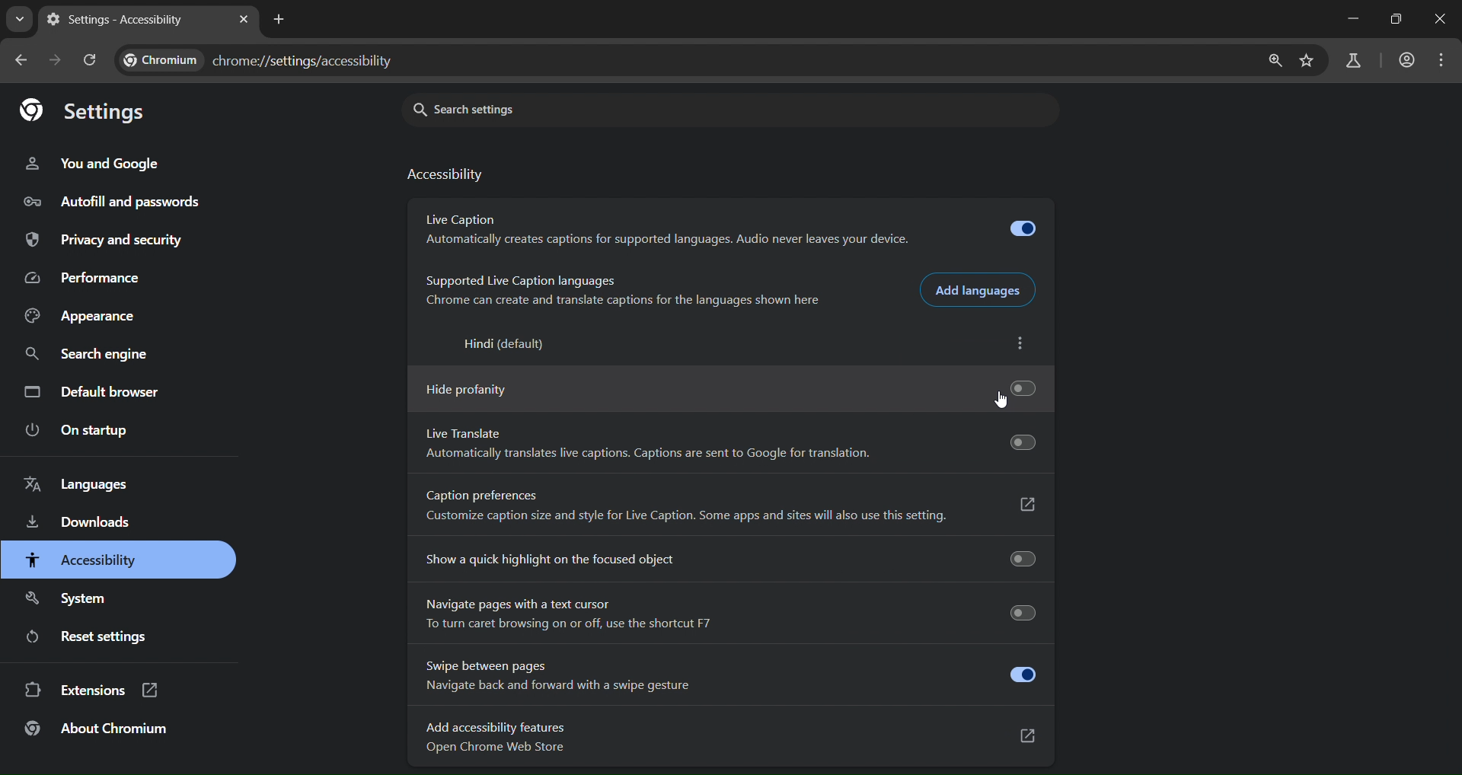  I want to click on Add accessibility features
Open Chrome Web Store, so click(725, 741).